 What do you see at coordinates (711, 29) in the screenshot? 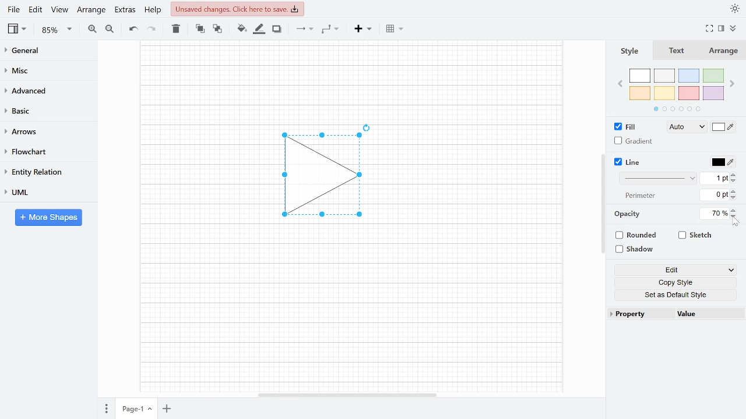
I see `Fullscreen` at bounding box center [711, 29].